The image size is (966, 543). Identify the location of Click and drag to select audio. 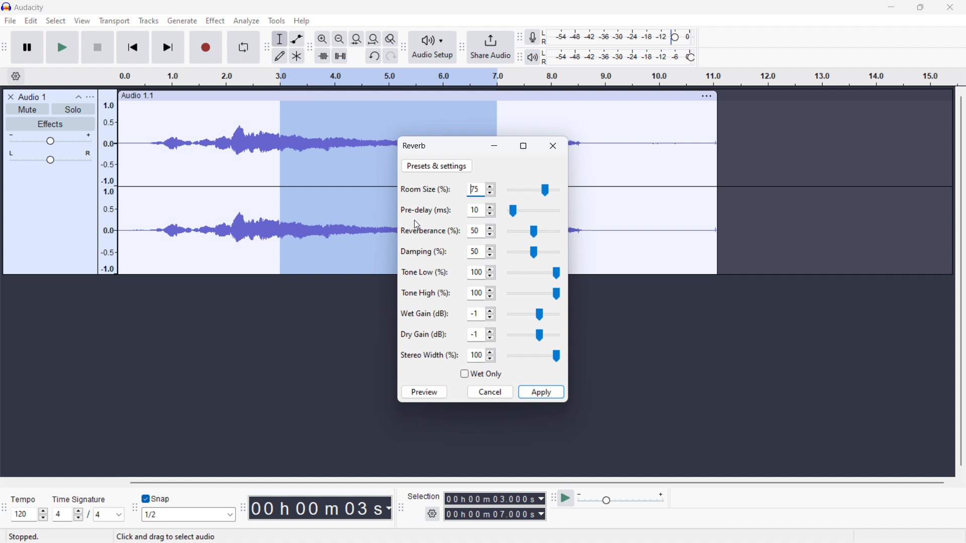
(168, 536).